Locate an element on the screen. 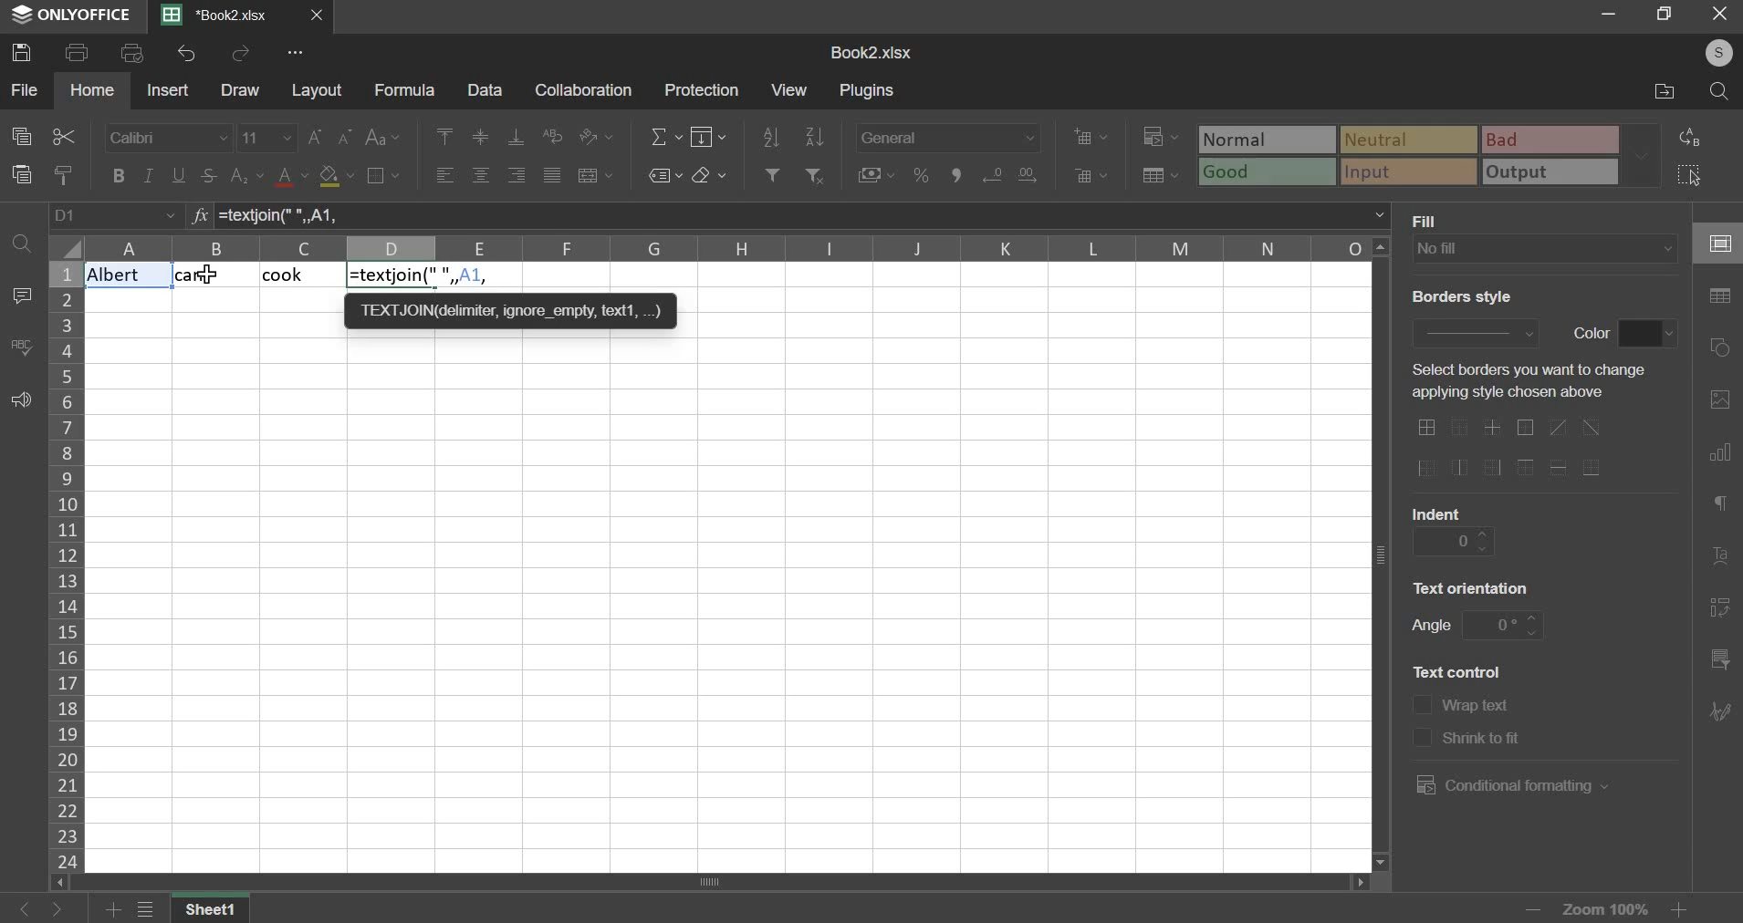 The width and height of the screenshot is (1743, 923). paste is located at coordinates (22, 174).